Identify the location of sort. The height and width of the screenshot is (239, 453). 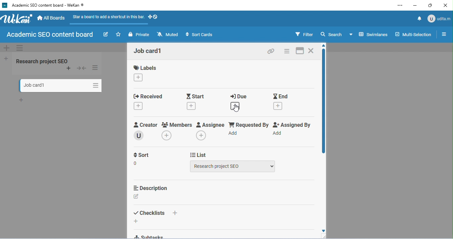
(141, 156).